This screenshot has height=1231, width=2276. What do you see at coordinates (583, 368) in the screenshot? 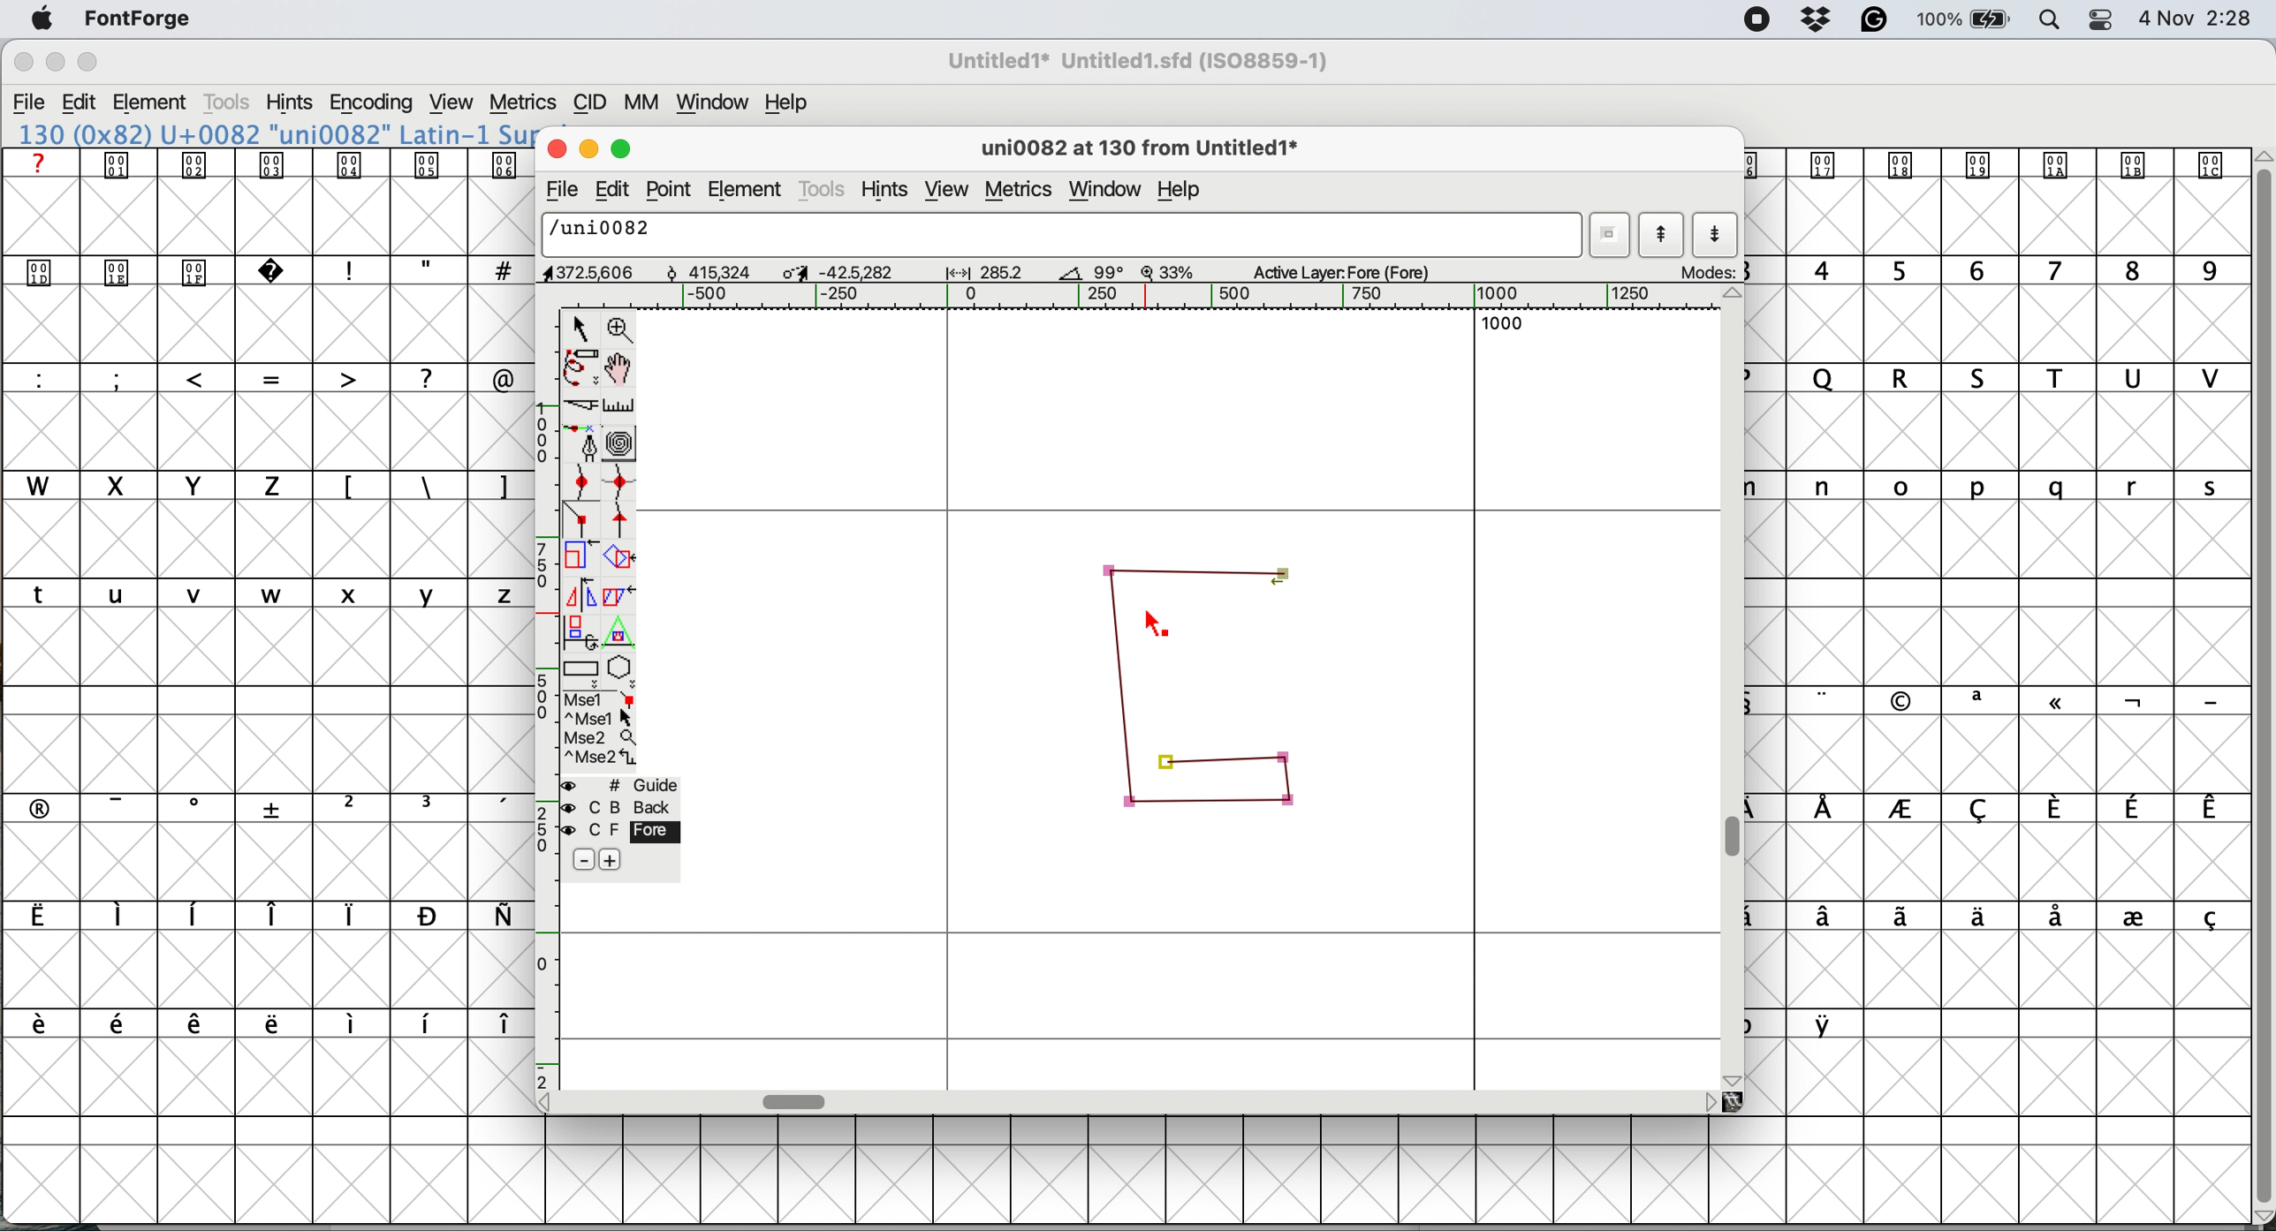
I see `freehand draw` at bounding box center [583, 368].